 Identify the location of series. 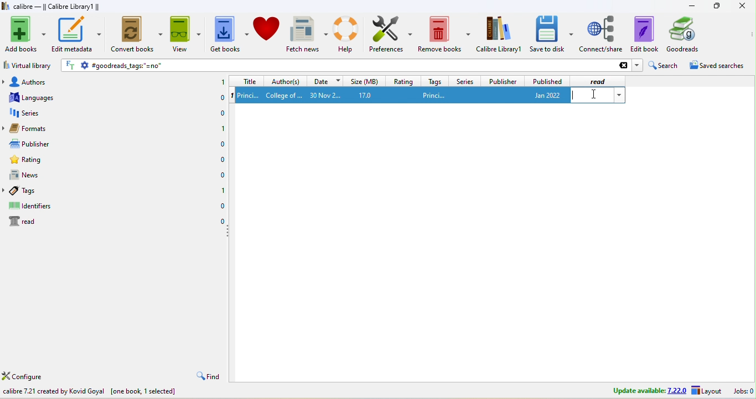
(31, 114).